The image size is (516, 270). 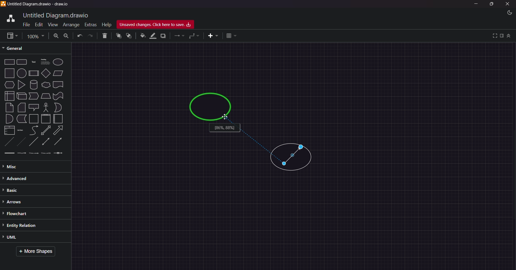 What do you see at coordinates (293, 156) in the screenshot?
I see ` Connector` at bounding box center [293, 156].